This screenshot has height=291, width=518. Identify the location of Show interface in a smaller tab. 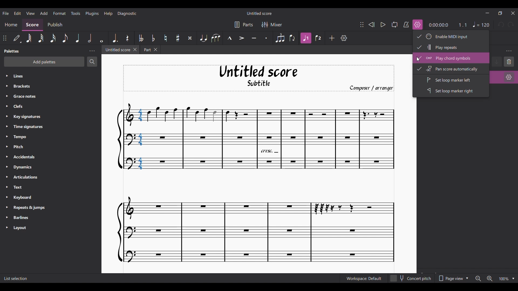
(500, 13).